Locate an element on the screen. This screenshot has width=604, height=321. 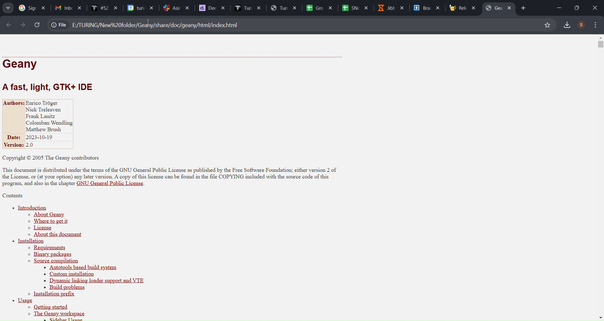
previous is located at coordinates (8, 25).